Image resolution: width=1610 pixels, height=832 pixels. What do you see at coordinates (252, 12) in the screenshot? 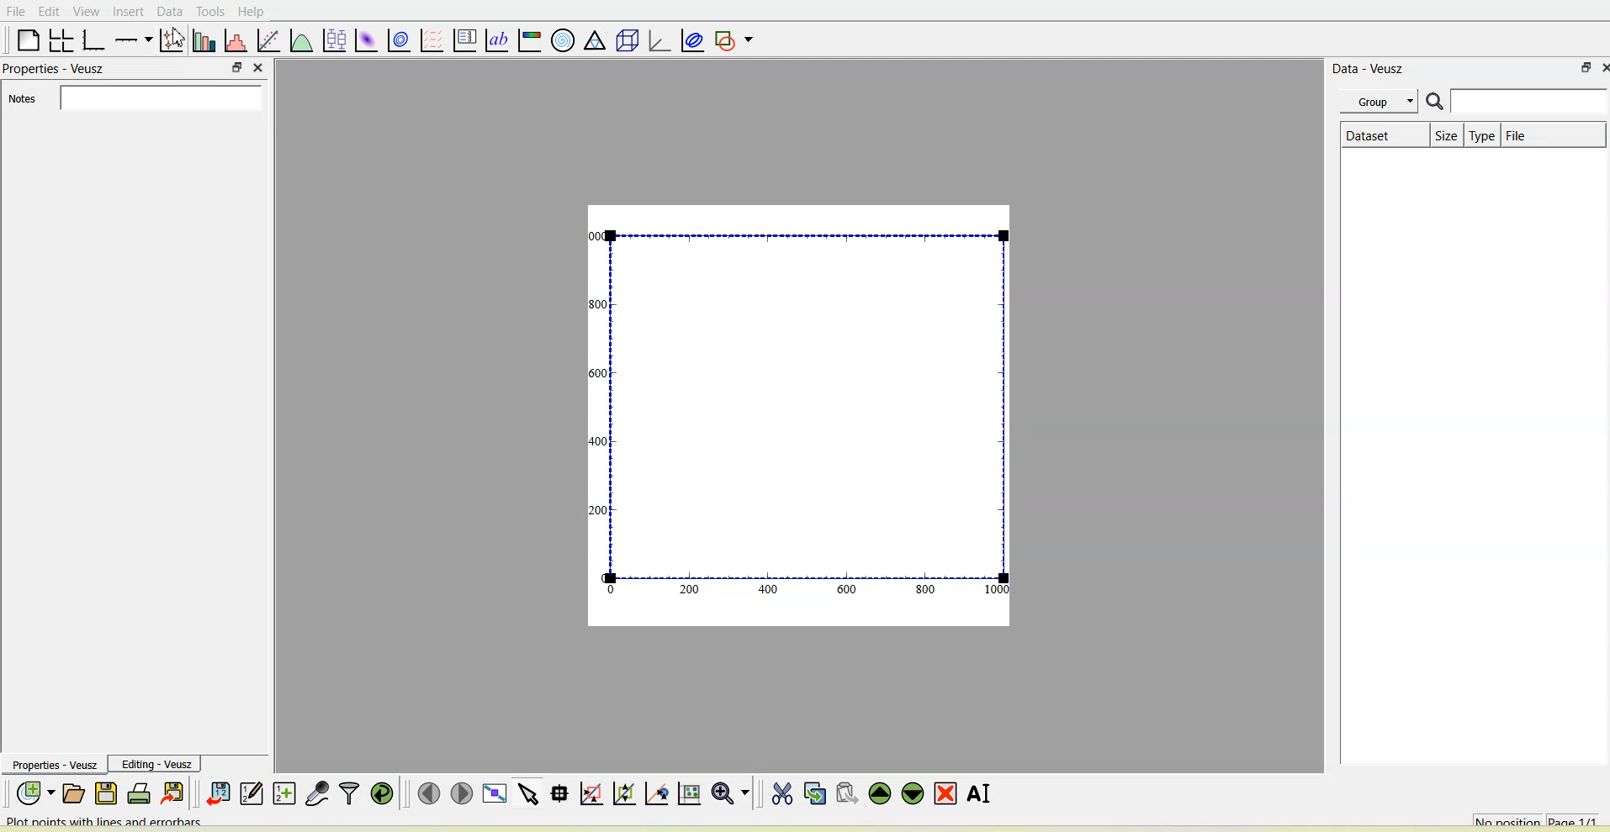
I see `Help` at bounding box center [252, 12].